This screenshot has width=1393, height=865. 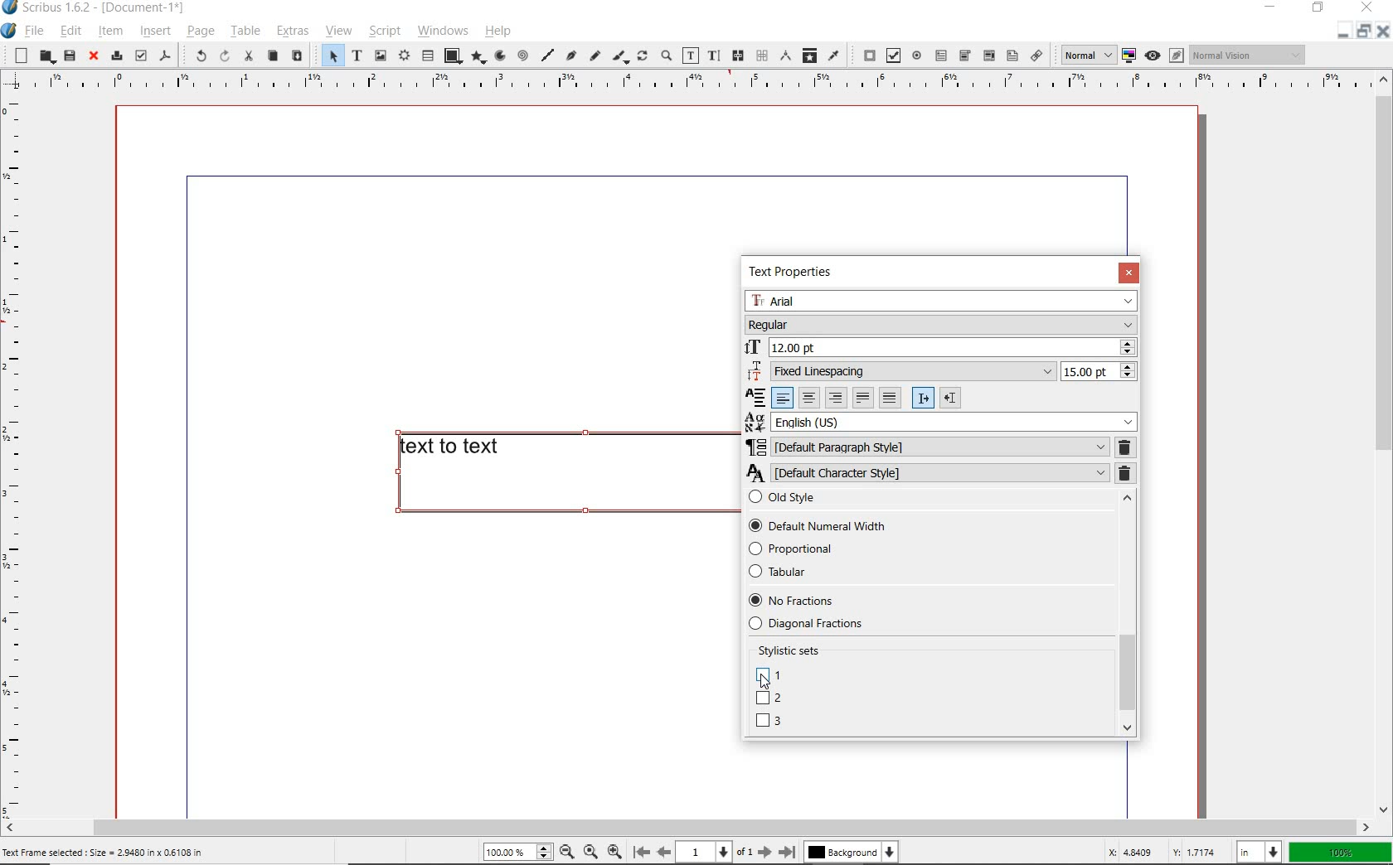 What do you see at coordinates (687, 827) in the screenshot?
I see `scrollbar` at bounding box center [687, 827].